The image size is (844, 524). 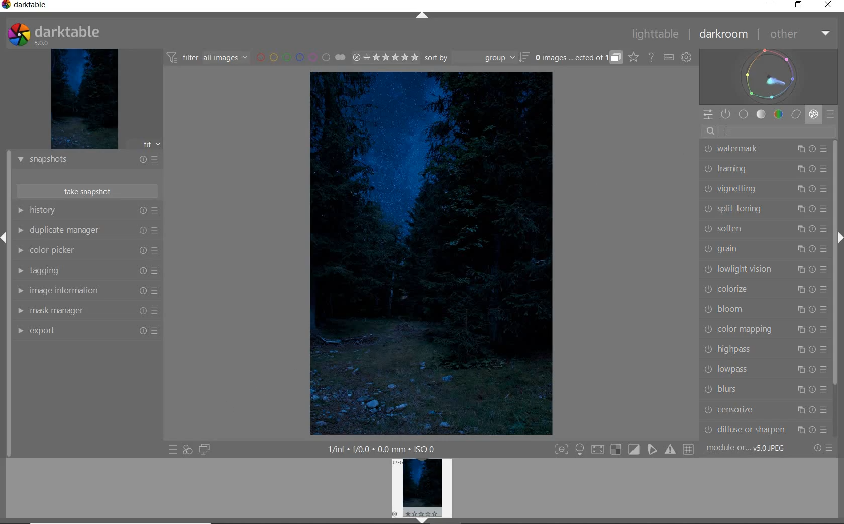 What do you see at coordinates (579, 57) in the screenshot?
I see `EXPAND GROUPED IMAGES` at bounding box center [579, 57].